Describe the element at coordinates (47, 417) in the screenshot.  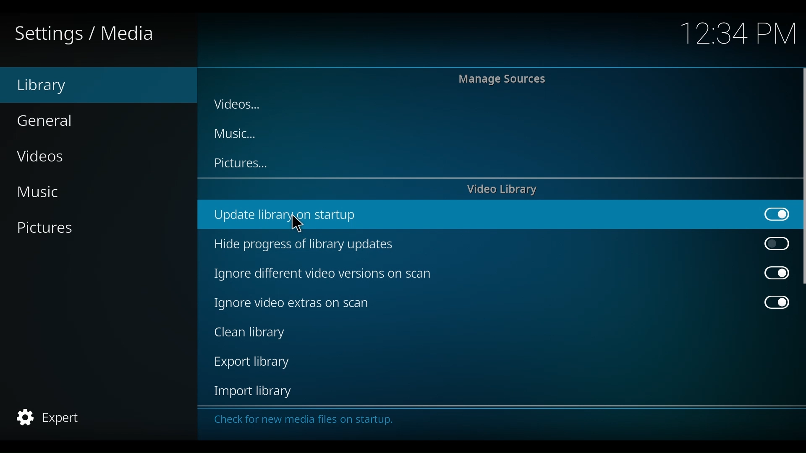
I see `Expert` at that location.